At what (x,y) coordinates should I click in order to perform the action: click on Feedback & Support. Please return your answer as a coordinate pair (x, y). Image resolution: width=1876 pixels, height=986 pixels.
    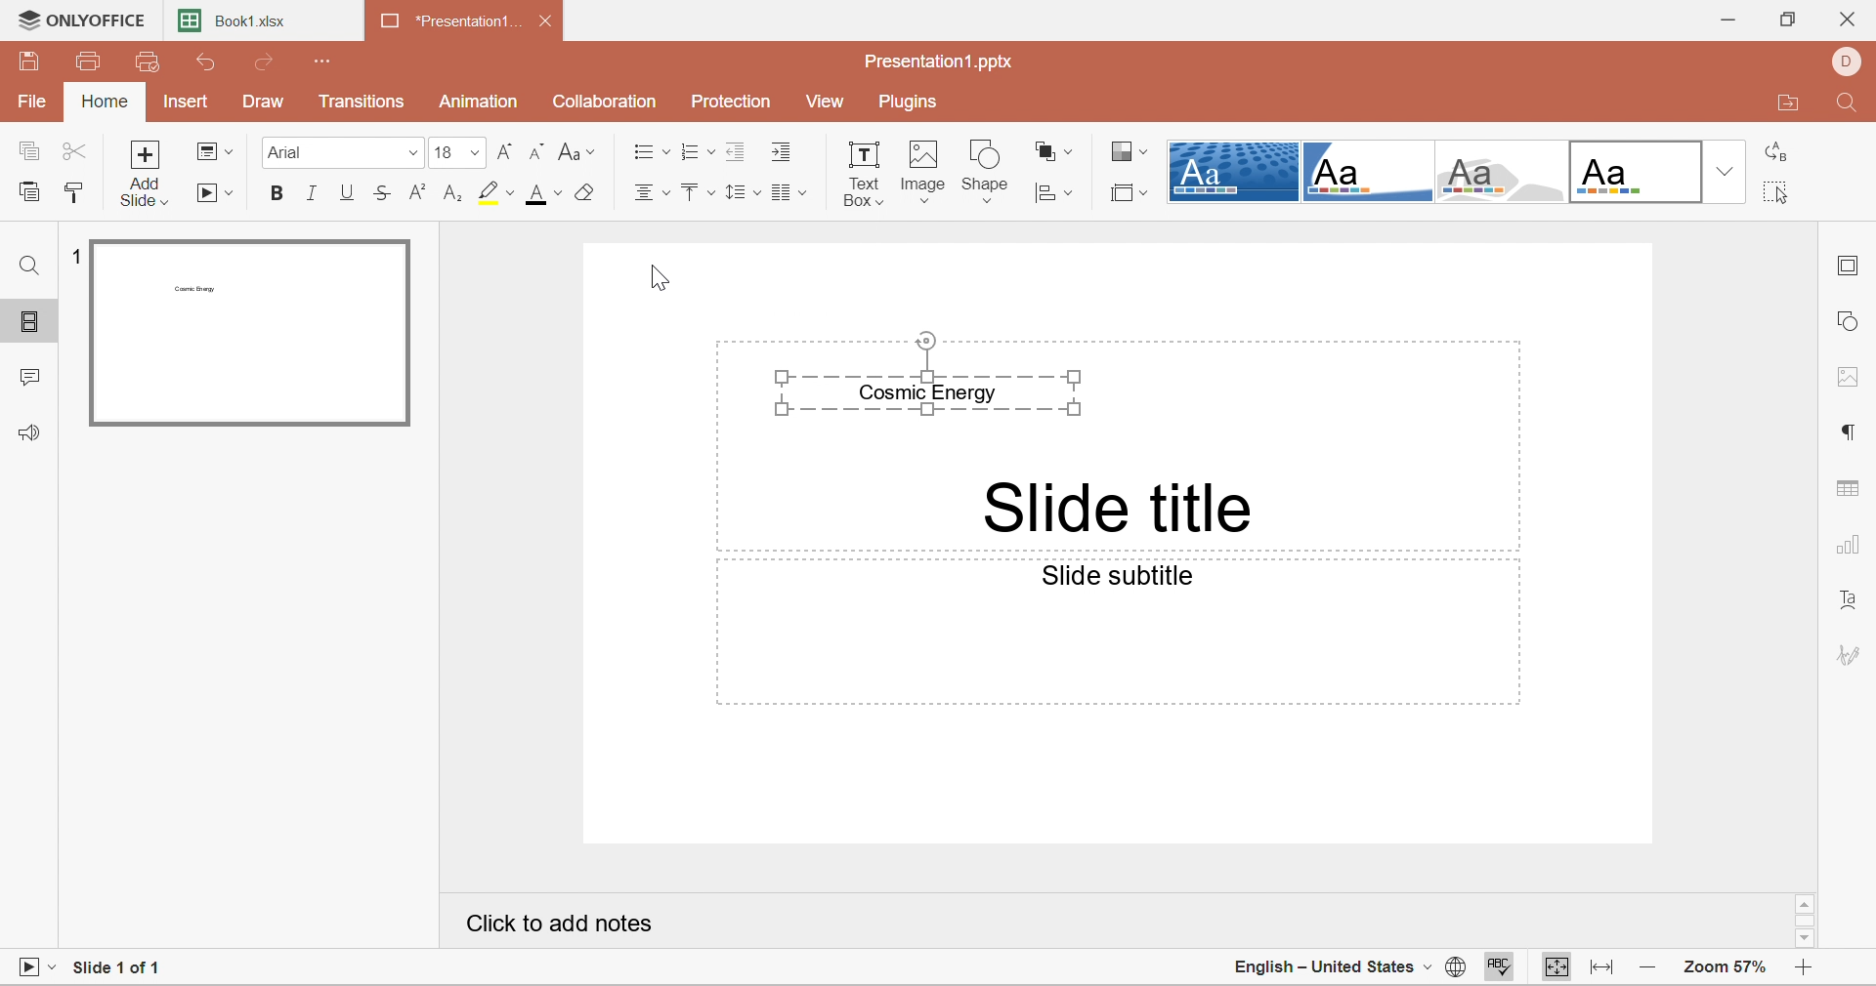
    Looking at the image, I should click on (28, 433).